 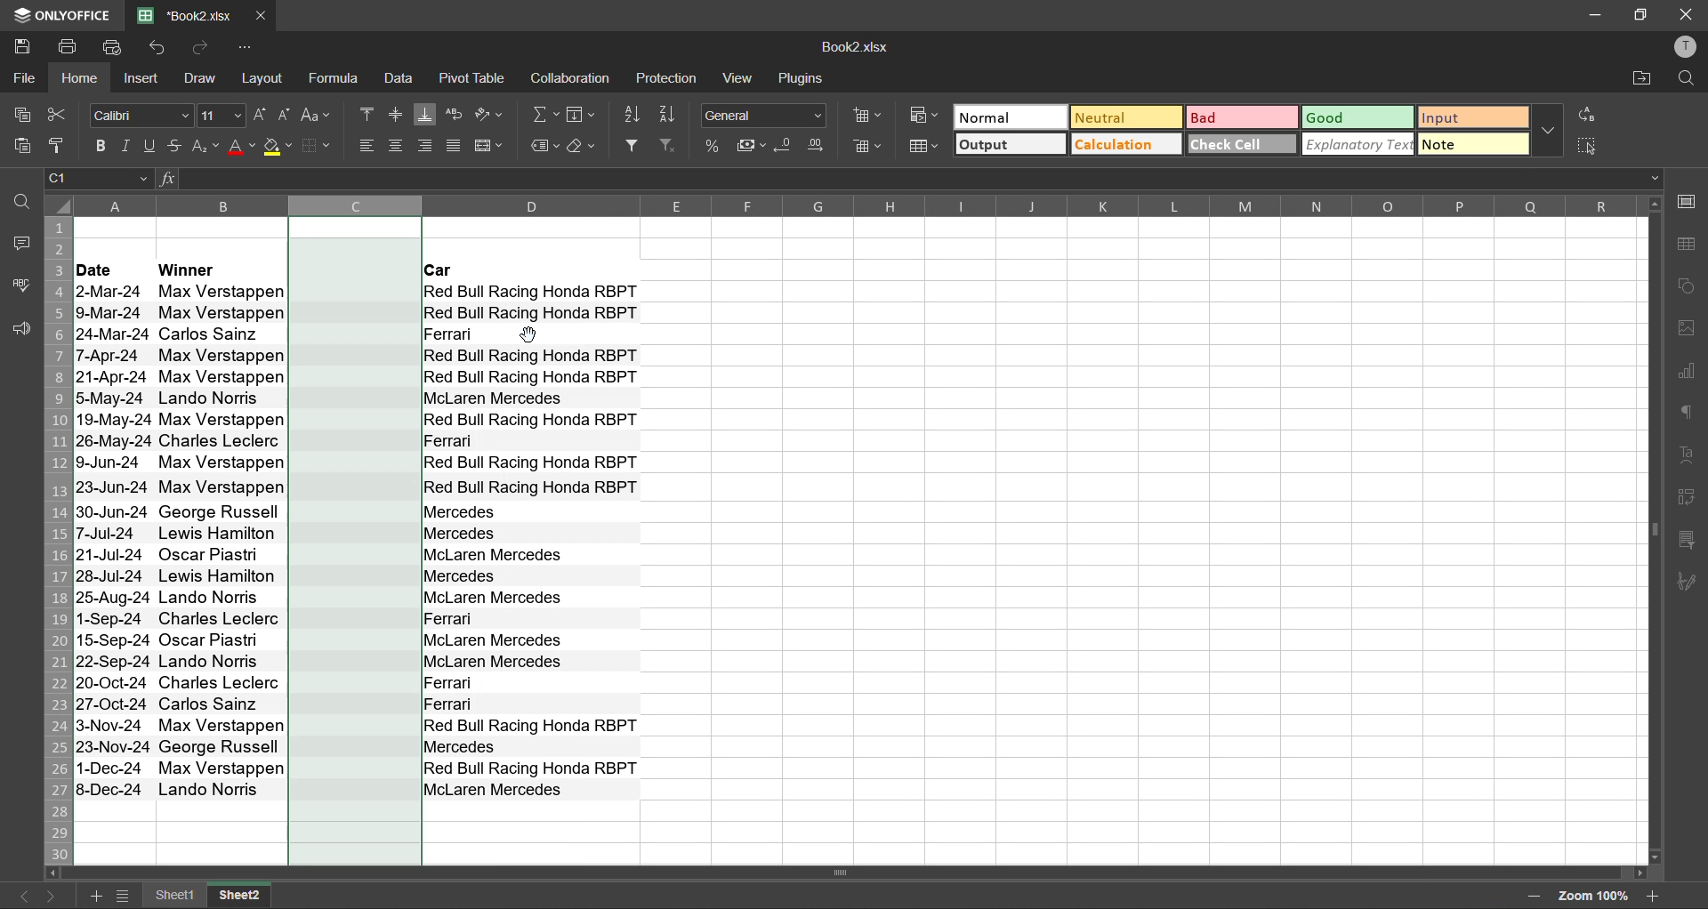 What do you see at coordinates (475, 77) in the screenshot?
I see `pivot table` at bounding box center [475, 77].